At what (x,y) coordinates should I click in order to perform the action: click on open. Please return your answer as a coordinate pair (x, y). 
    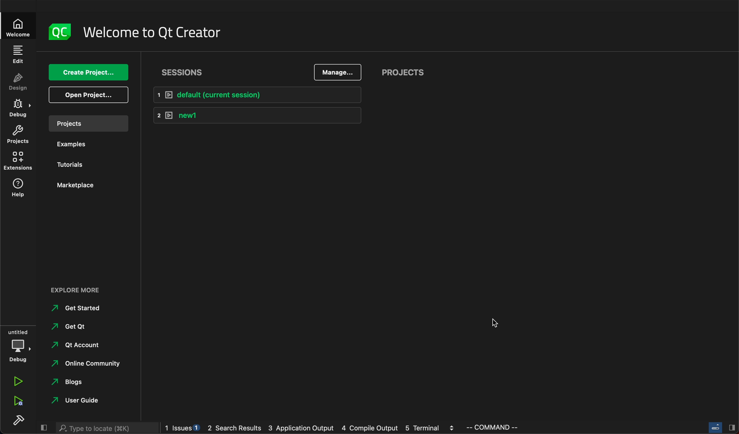
    Looking at the image, I should click on (87, 95).